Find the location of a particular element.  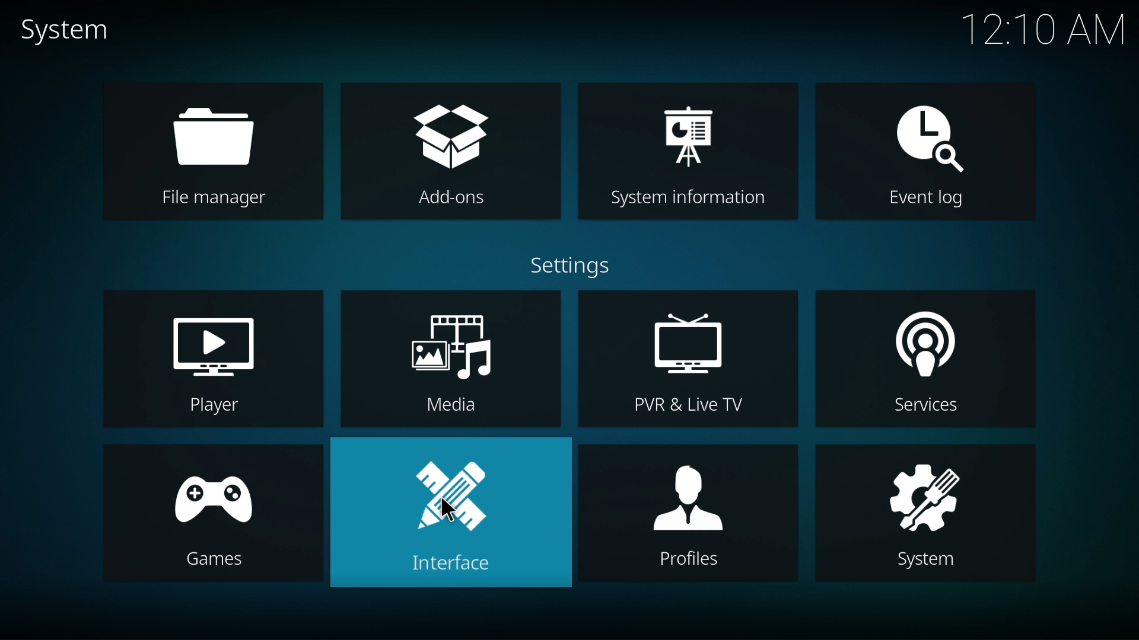

system information is located at coordinates (688, 149).